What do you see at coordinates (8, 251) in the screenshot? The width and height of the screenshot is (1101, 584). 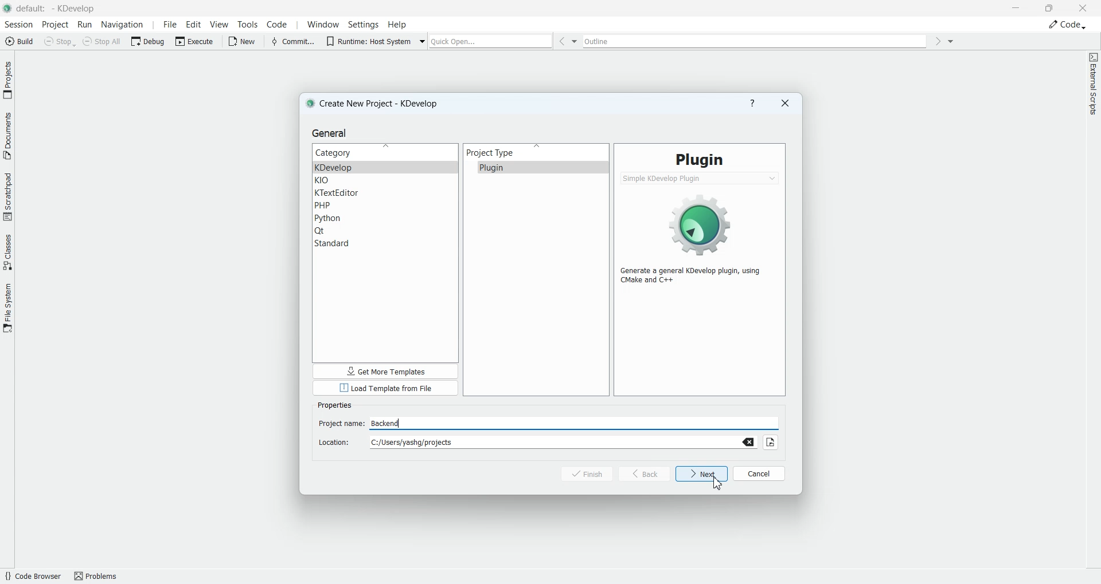 I see `Classes` at bounding box center [8, 251].